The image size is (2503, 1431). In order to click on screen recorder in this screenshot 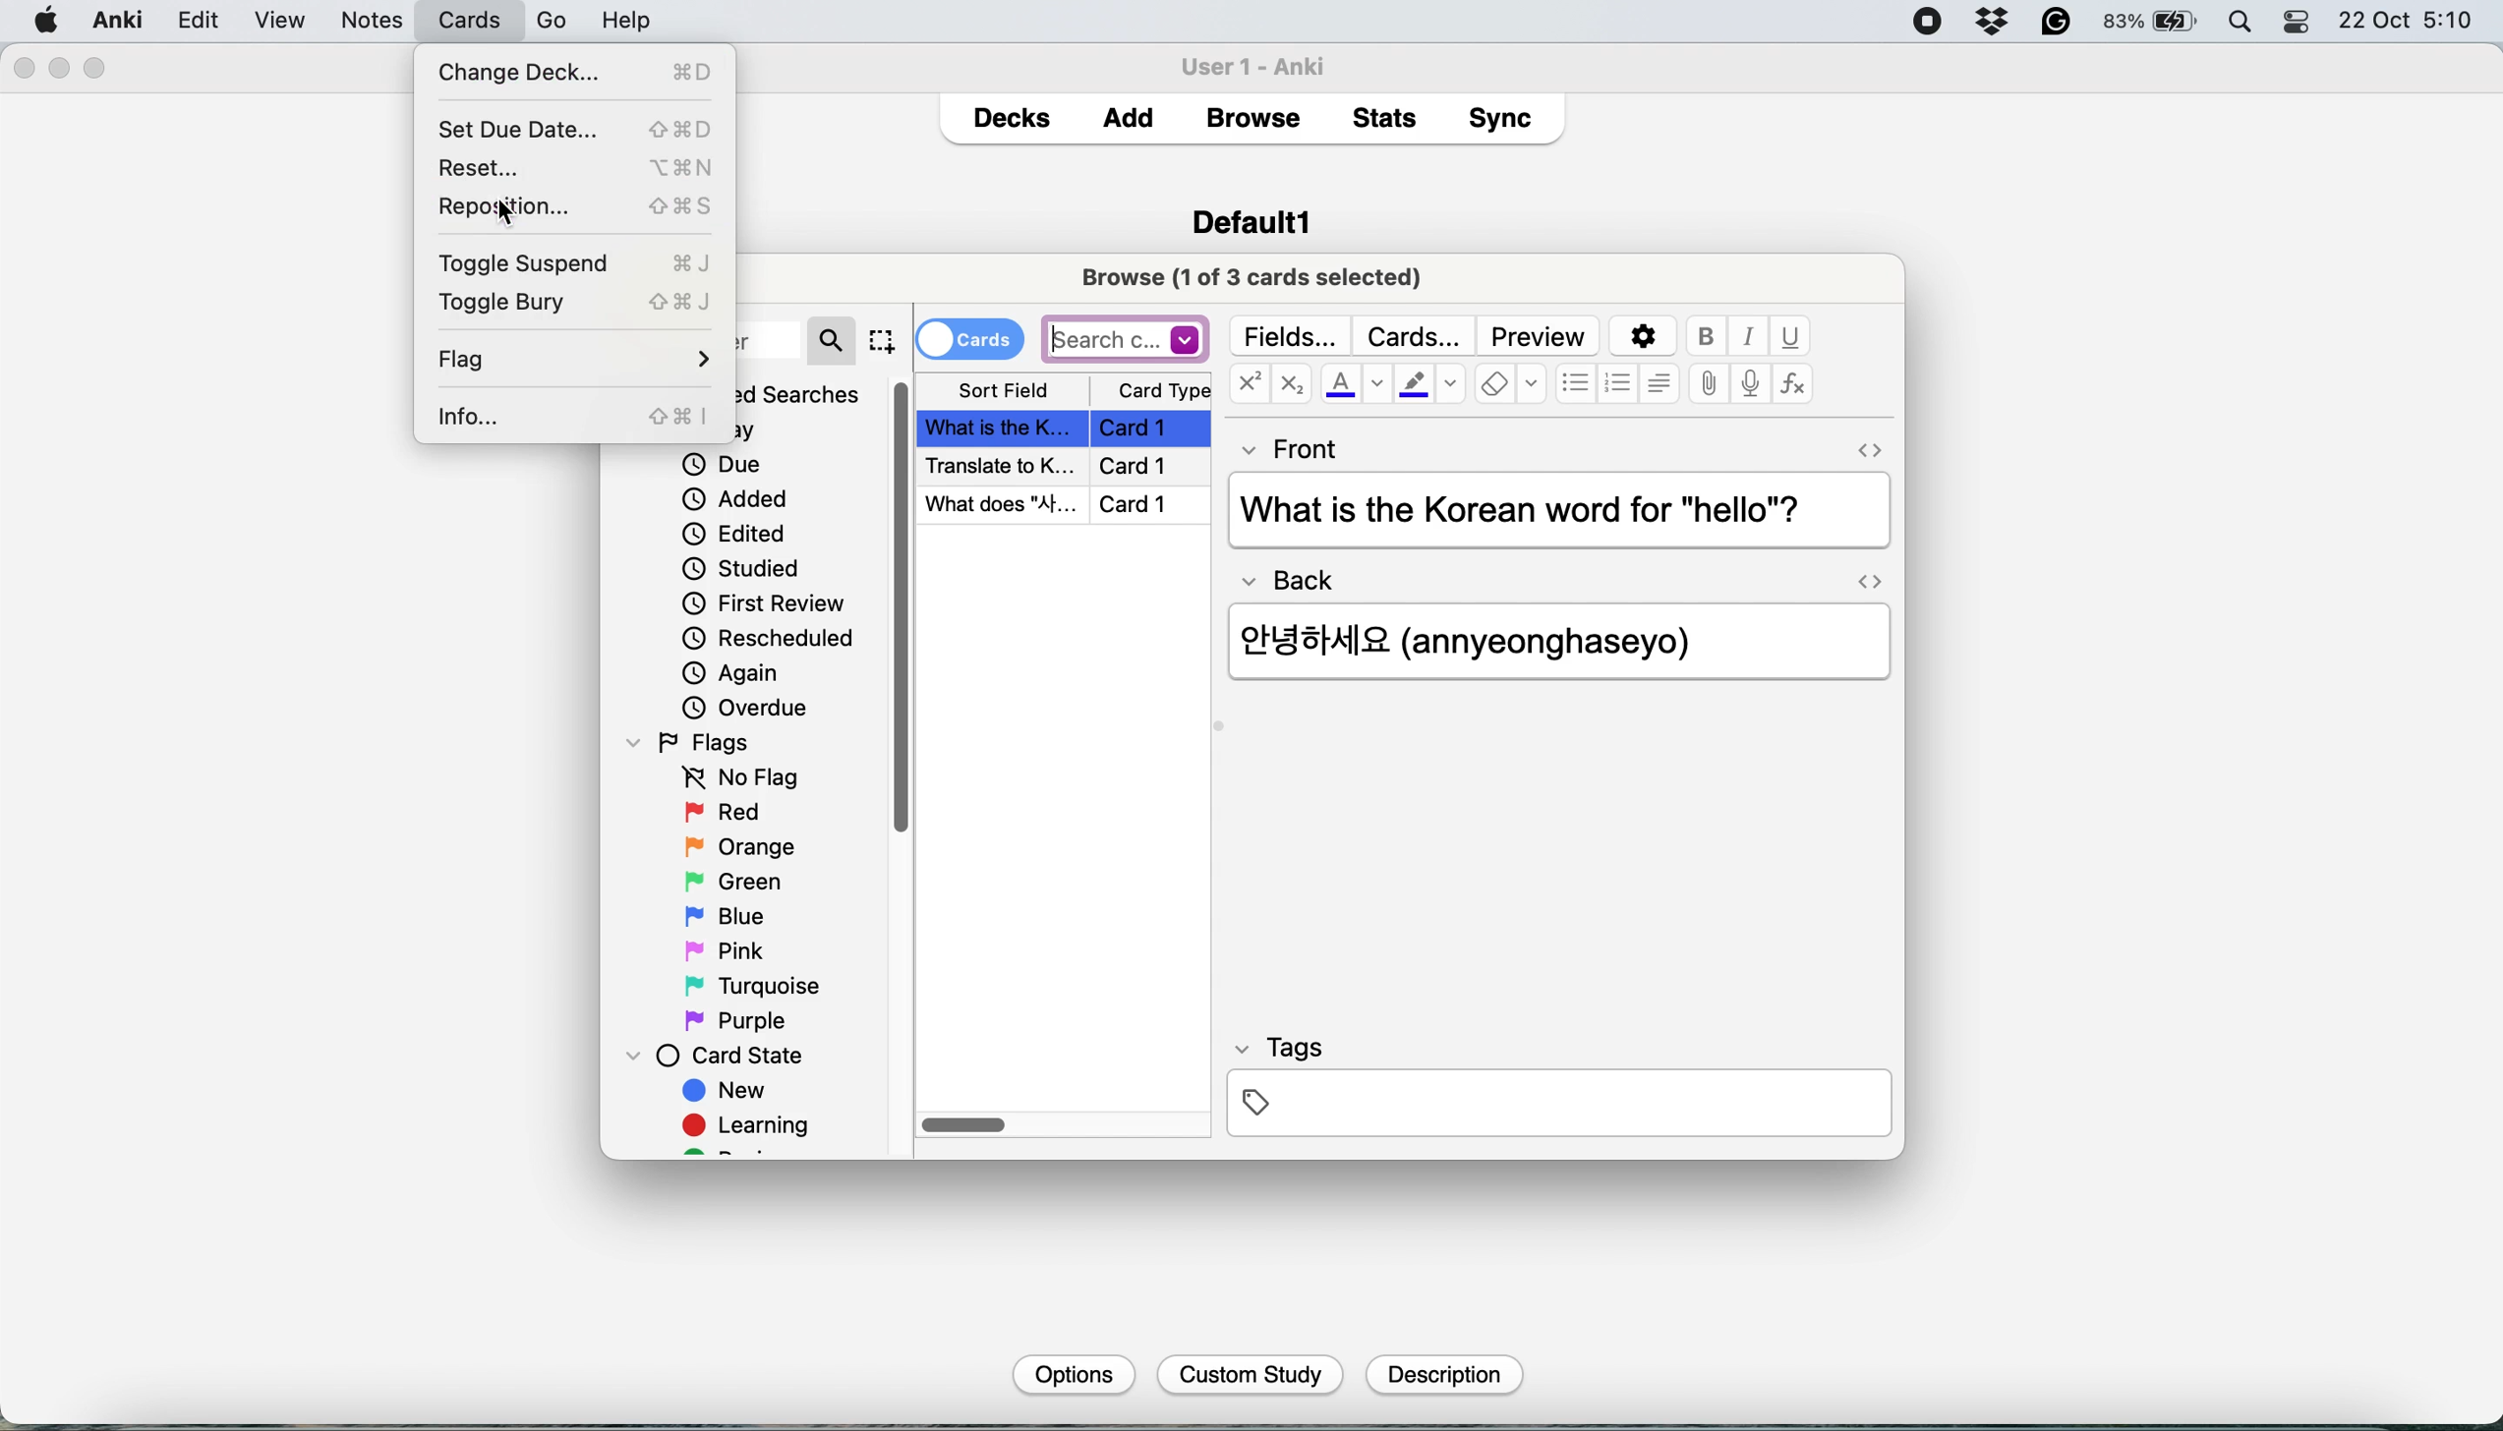, I will do `click(1928, 24)`.